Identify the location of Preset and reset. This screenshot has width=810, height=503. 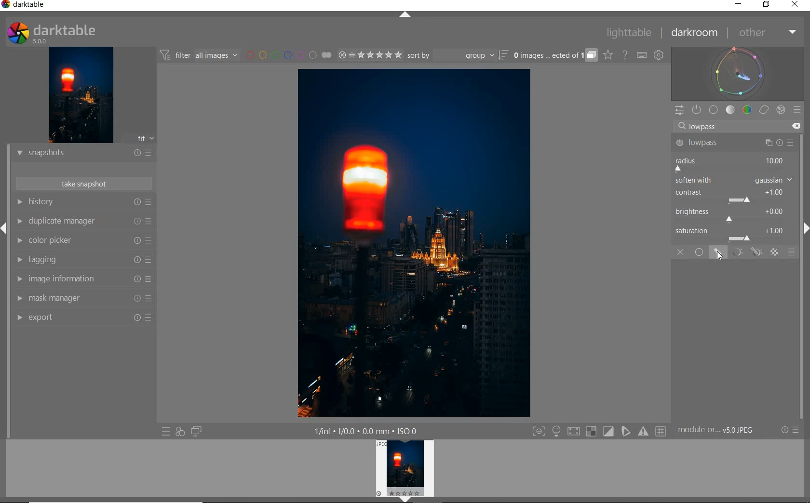
(150, 280).